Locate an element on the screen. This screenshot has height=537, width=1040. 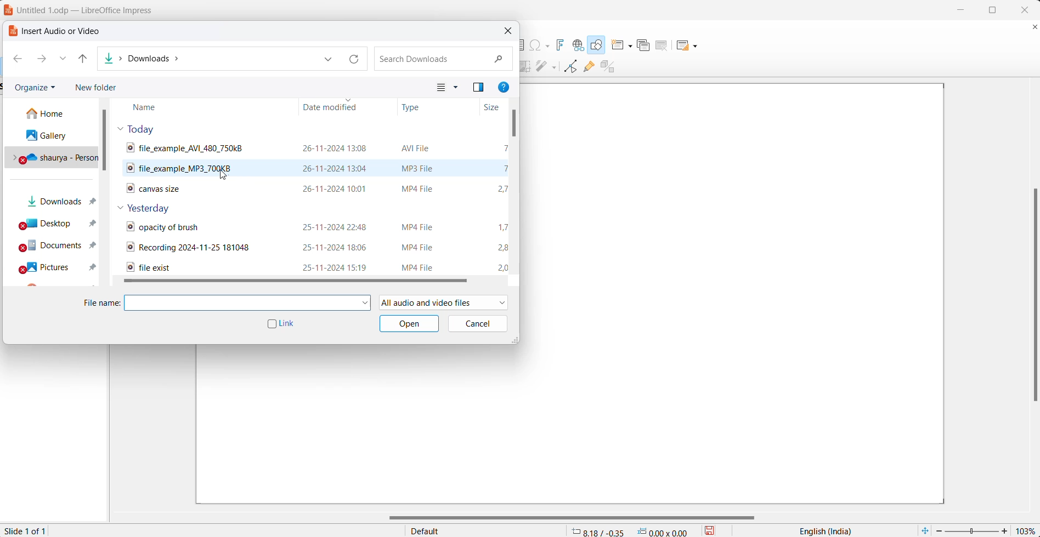
go forward is located at coordinates (43, 60).